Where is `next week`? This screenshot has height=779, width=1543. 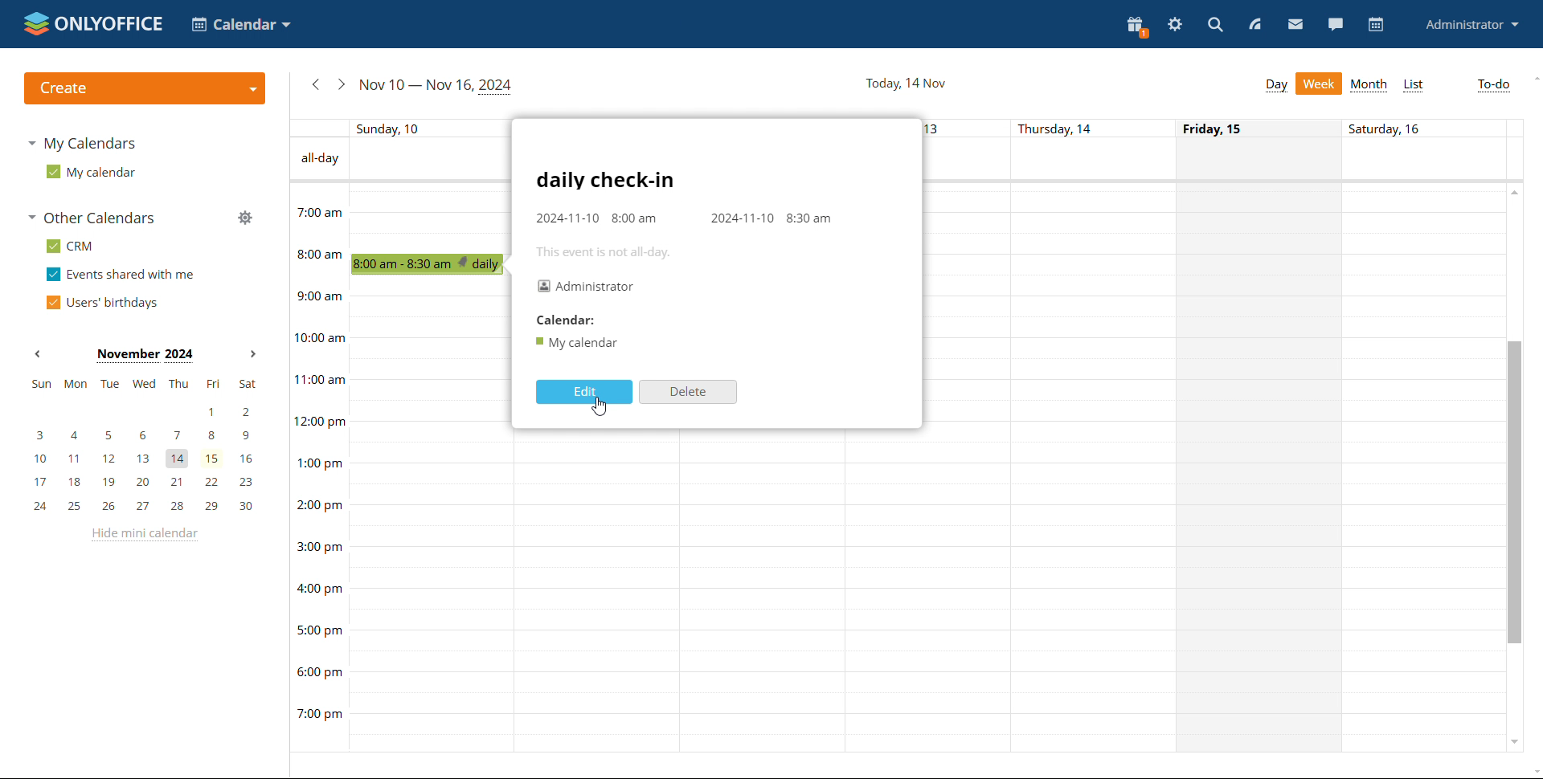 next week is located at coordinates (341, 84).